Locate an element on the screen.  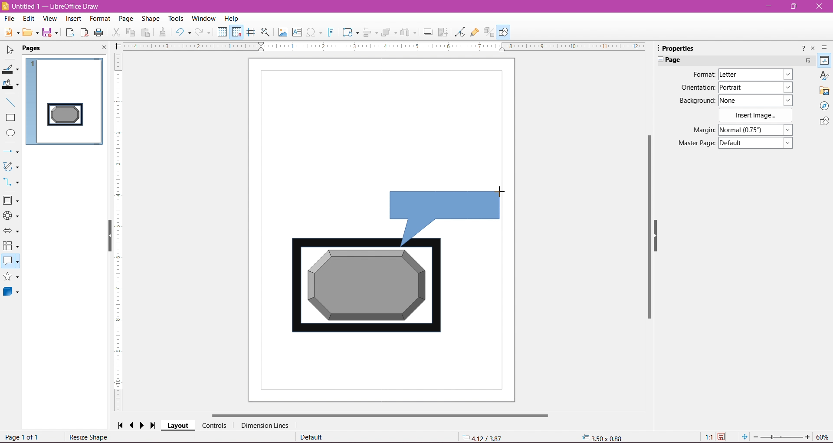
Page is located at coordinates (676, 60).